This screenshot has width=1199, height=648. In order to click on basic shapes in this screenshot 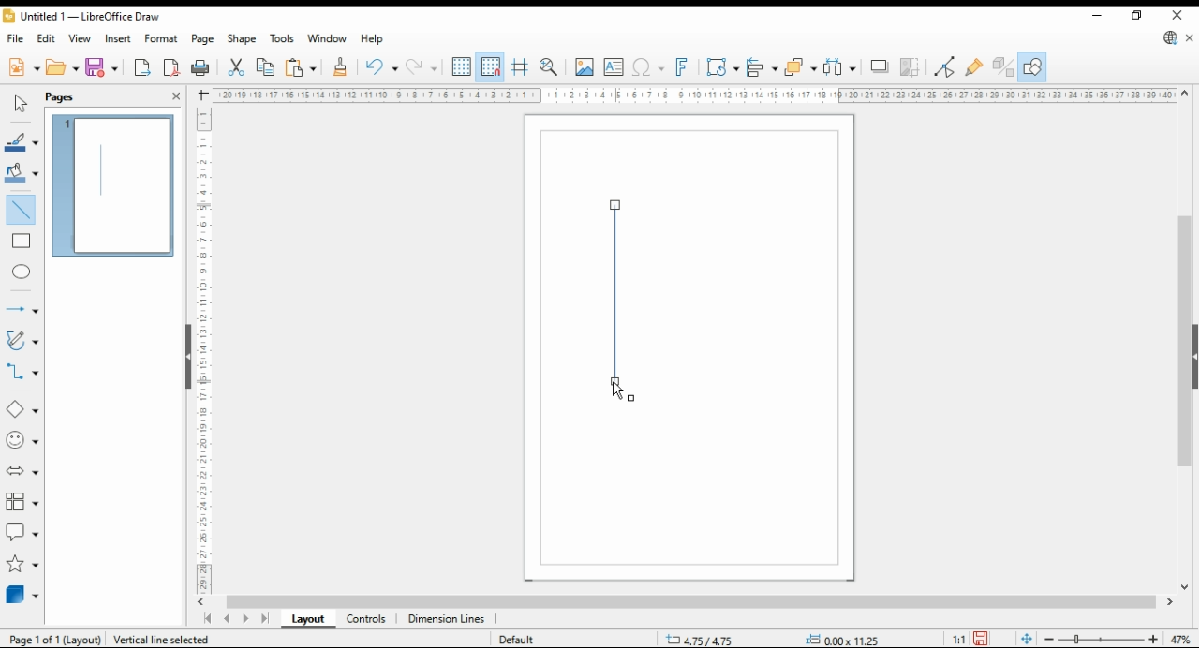, I will do `click(21, 409)`.